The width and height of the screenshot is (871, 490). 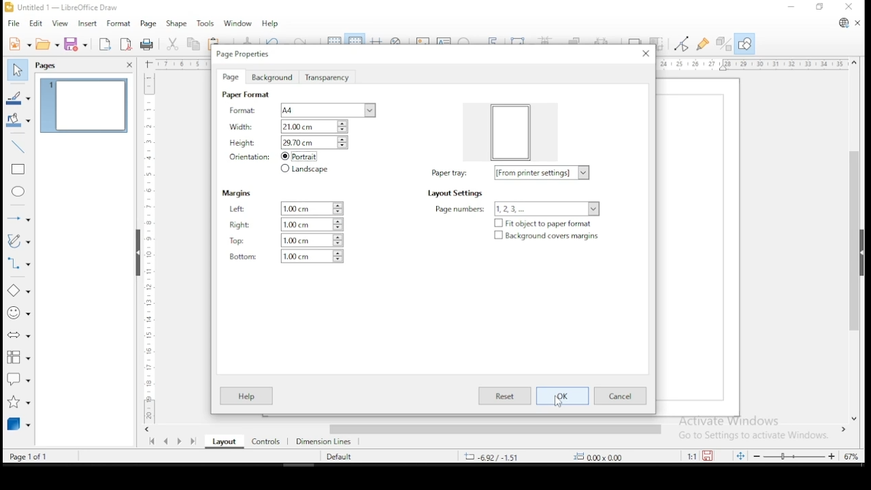 I want to click on preview, so click(x=512, y=131).